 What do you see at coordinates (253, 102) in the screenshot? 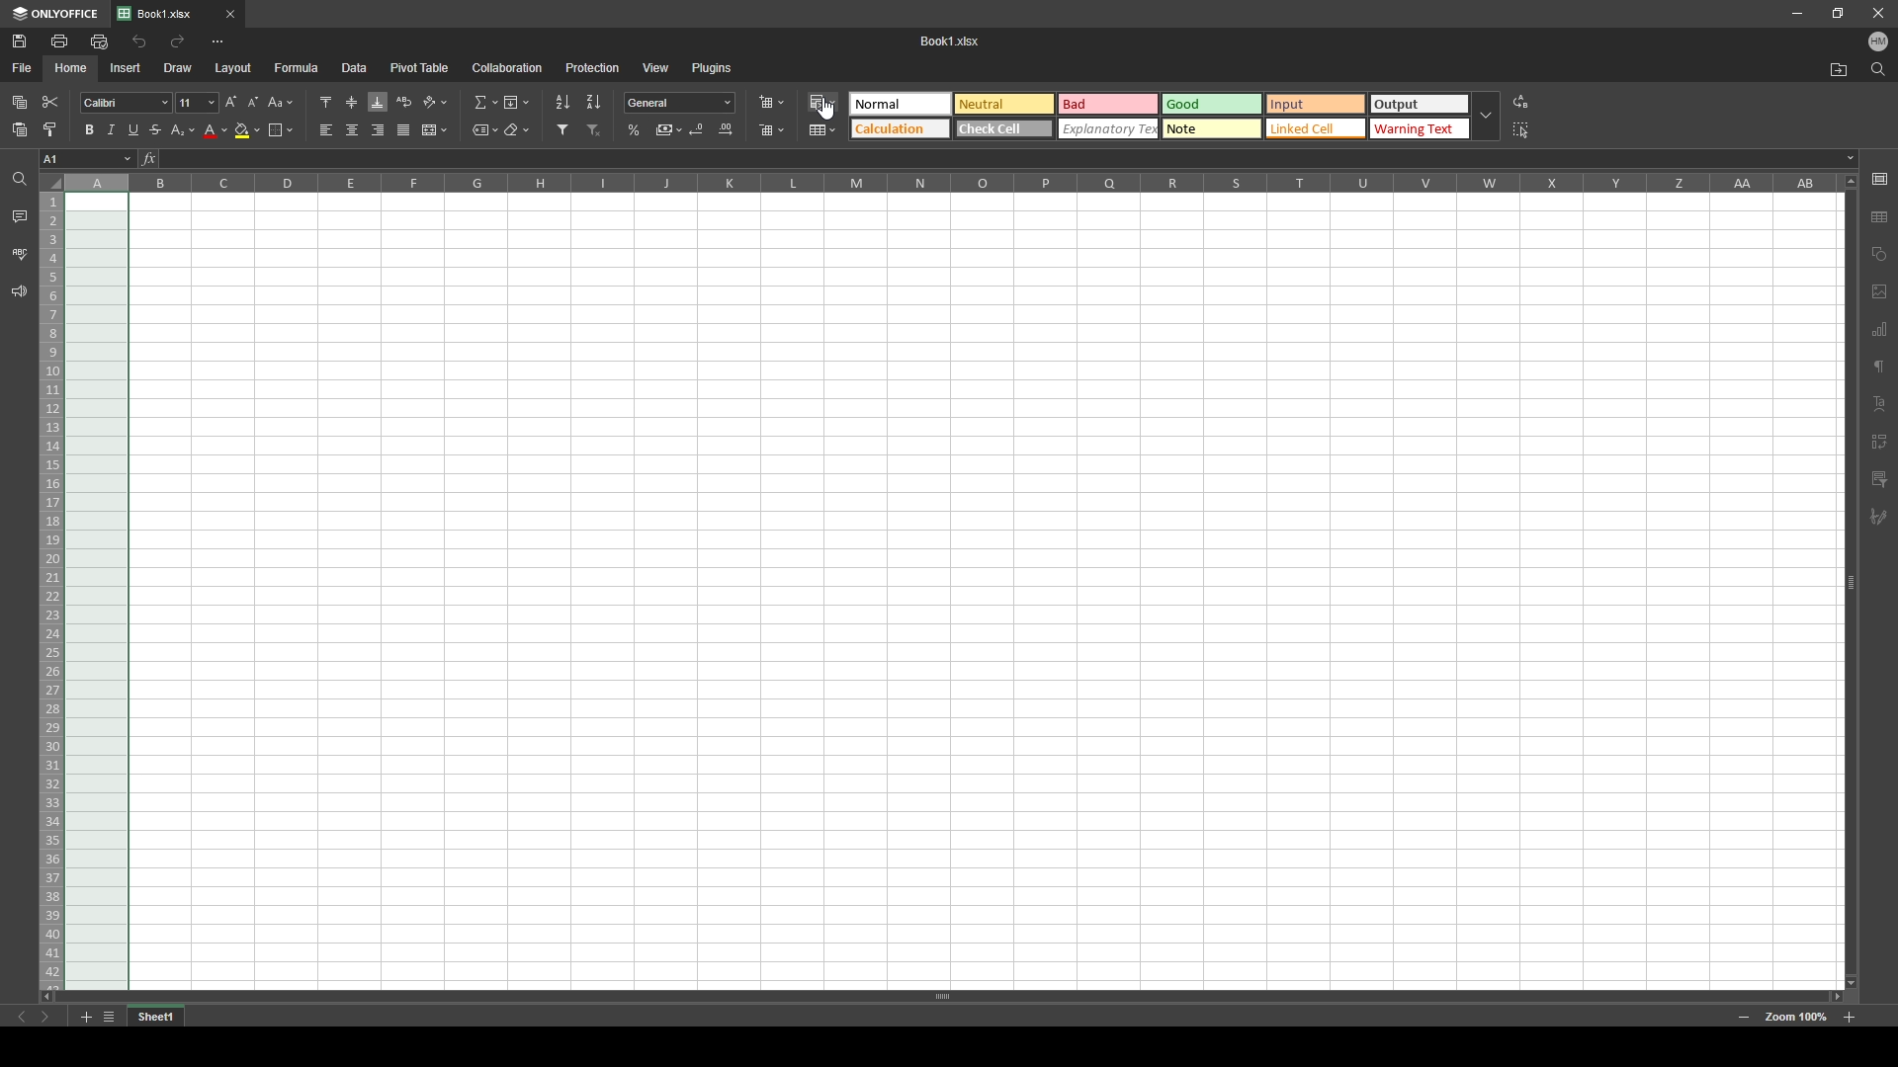
I see `decrement font size` at bounding box center [253, 102].